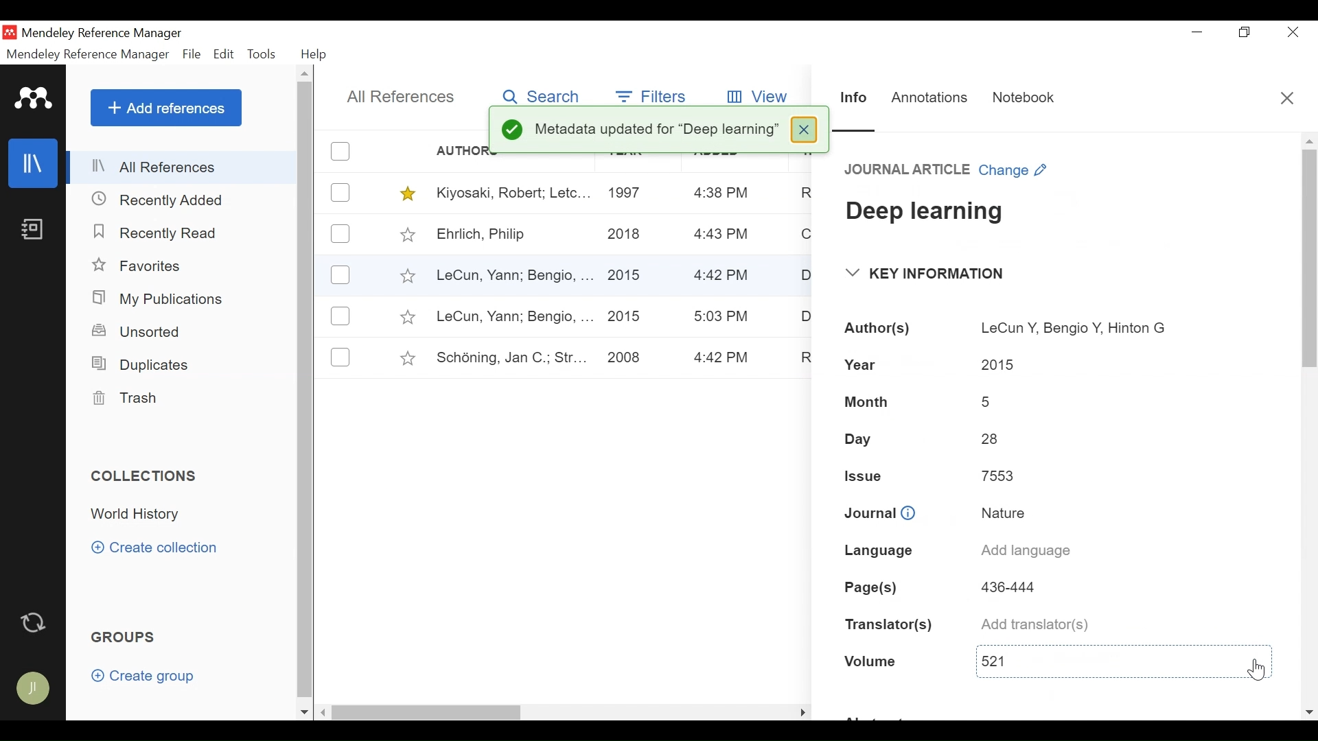 This screenshot has width=1318, height=741. I want to click on All References, so click(402, 97).